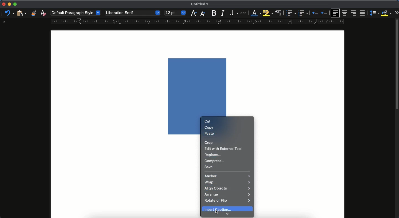  Describe the element at coordinates (363, 13) in the screenshot. I see `justification ` at that location.